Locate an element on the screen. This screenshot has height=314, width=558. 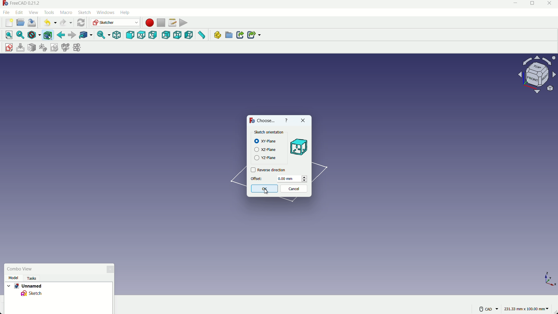
sketch menu is located at coordinates (83, 13).